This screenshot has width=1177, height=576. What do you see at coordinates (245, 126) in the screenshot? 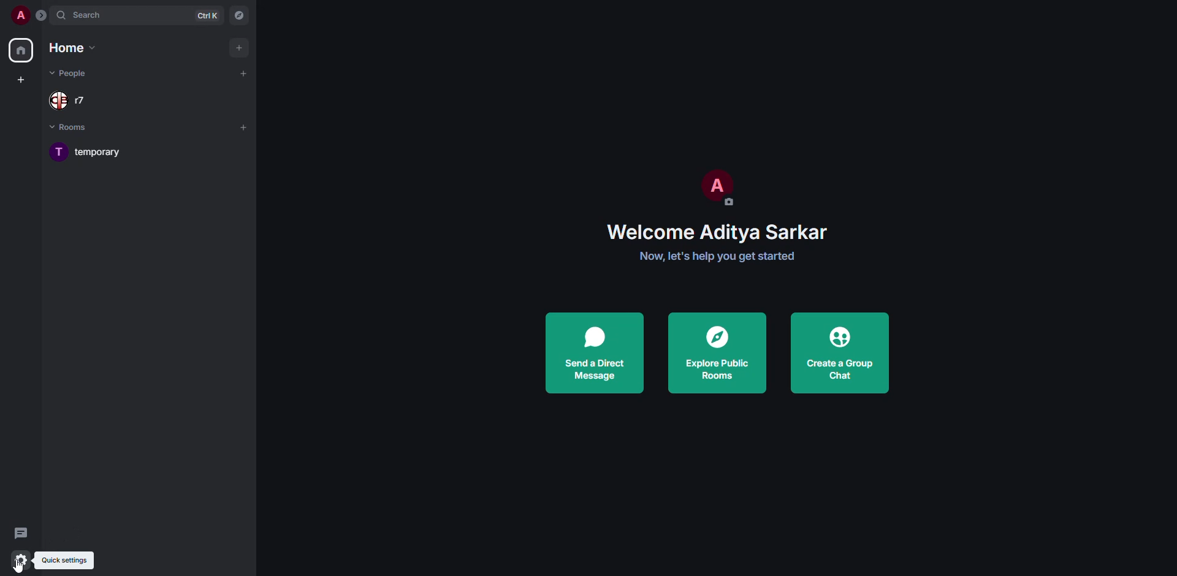
I see `add` at bounding box center [245, 126].